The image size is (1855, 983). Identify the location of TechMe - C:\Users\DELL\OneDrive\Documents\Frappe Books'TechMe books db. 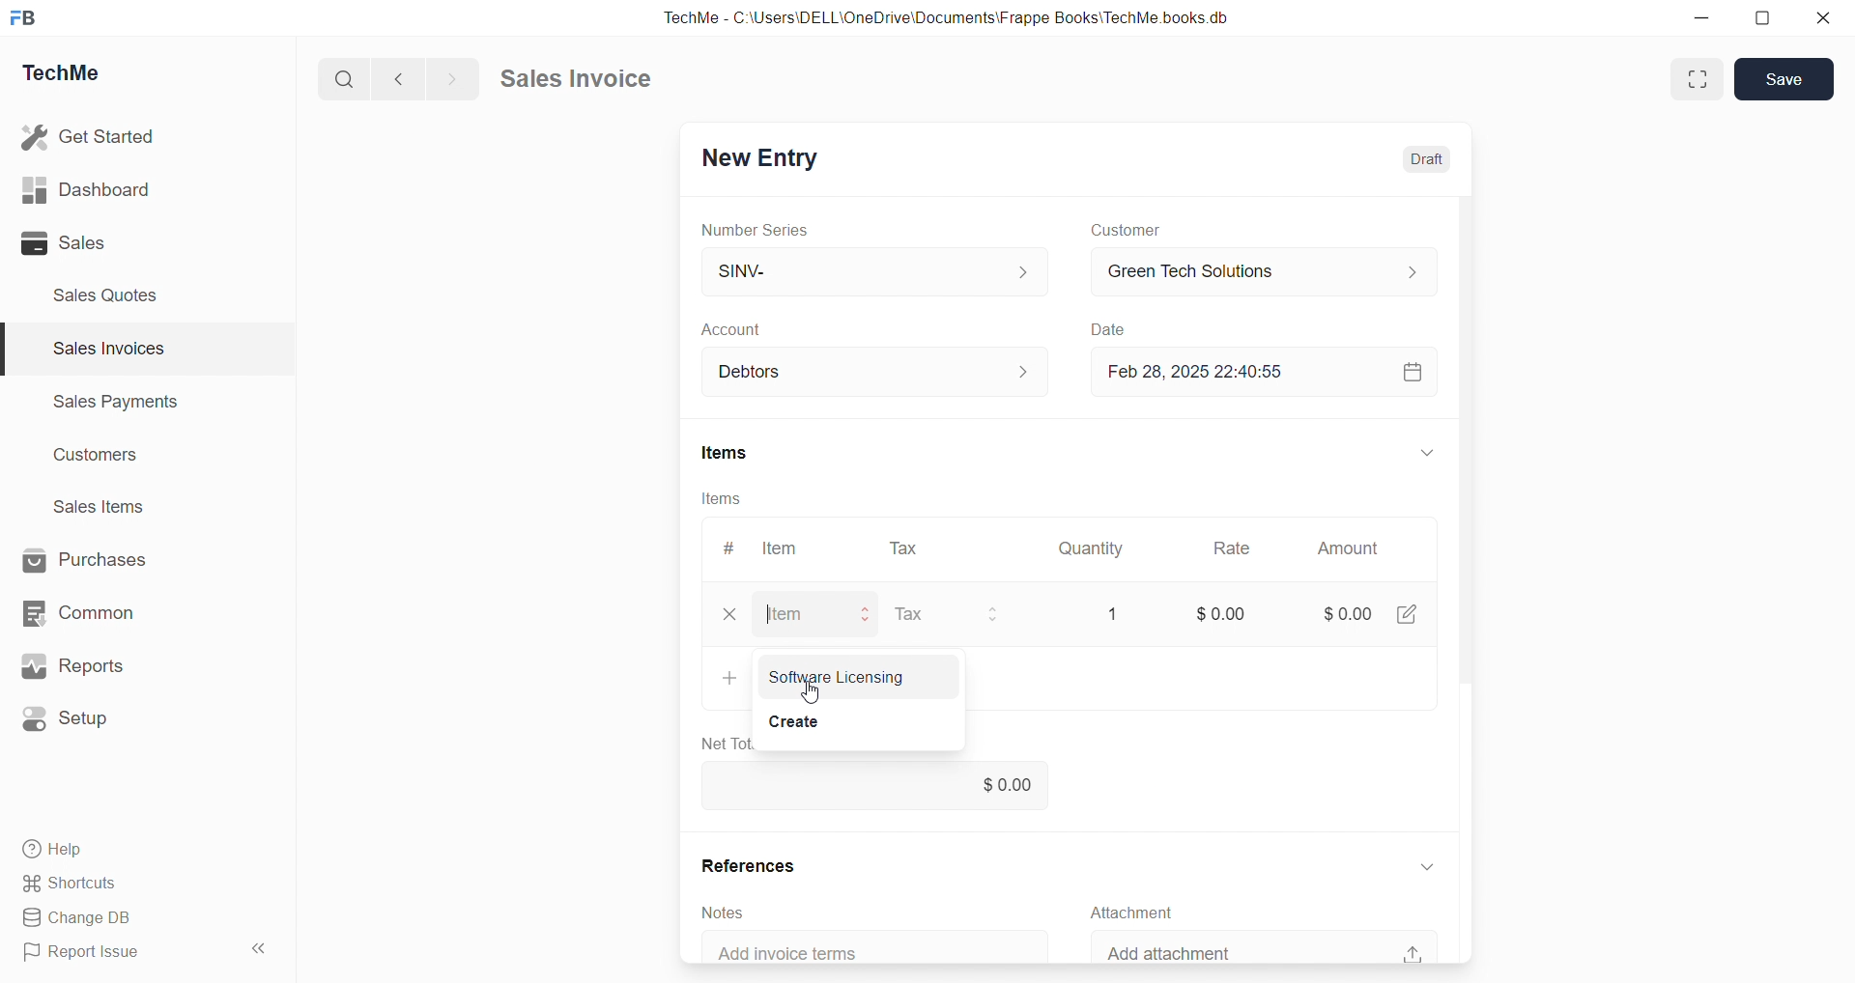
(951, 17).